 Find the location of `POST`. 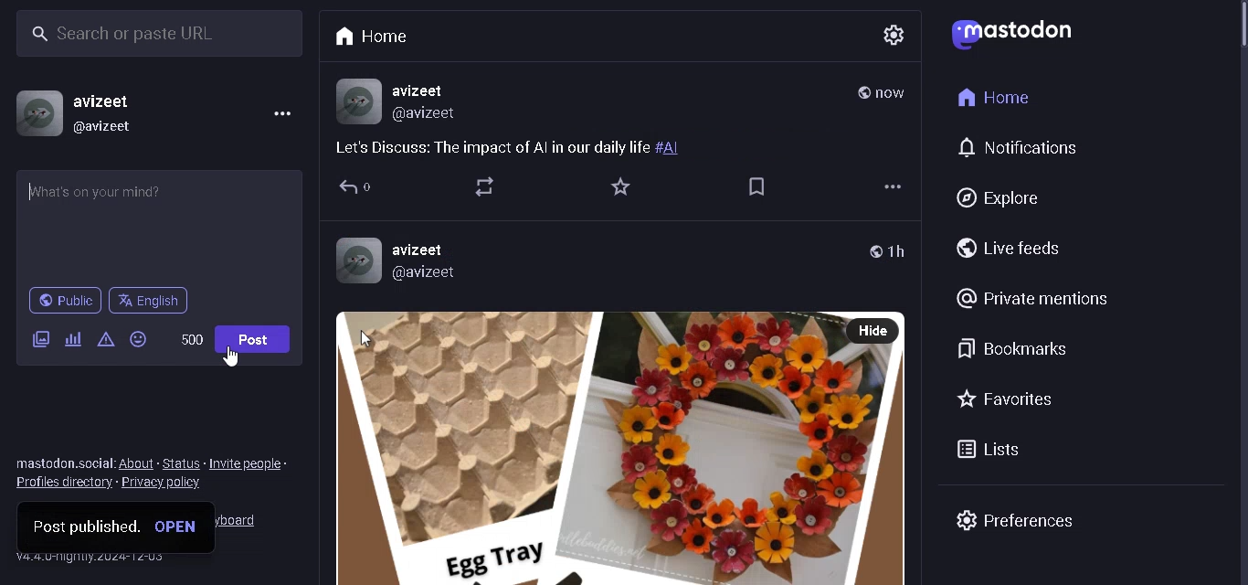

POST is located at coordinates (259, 339).